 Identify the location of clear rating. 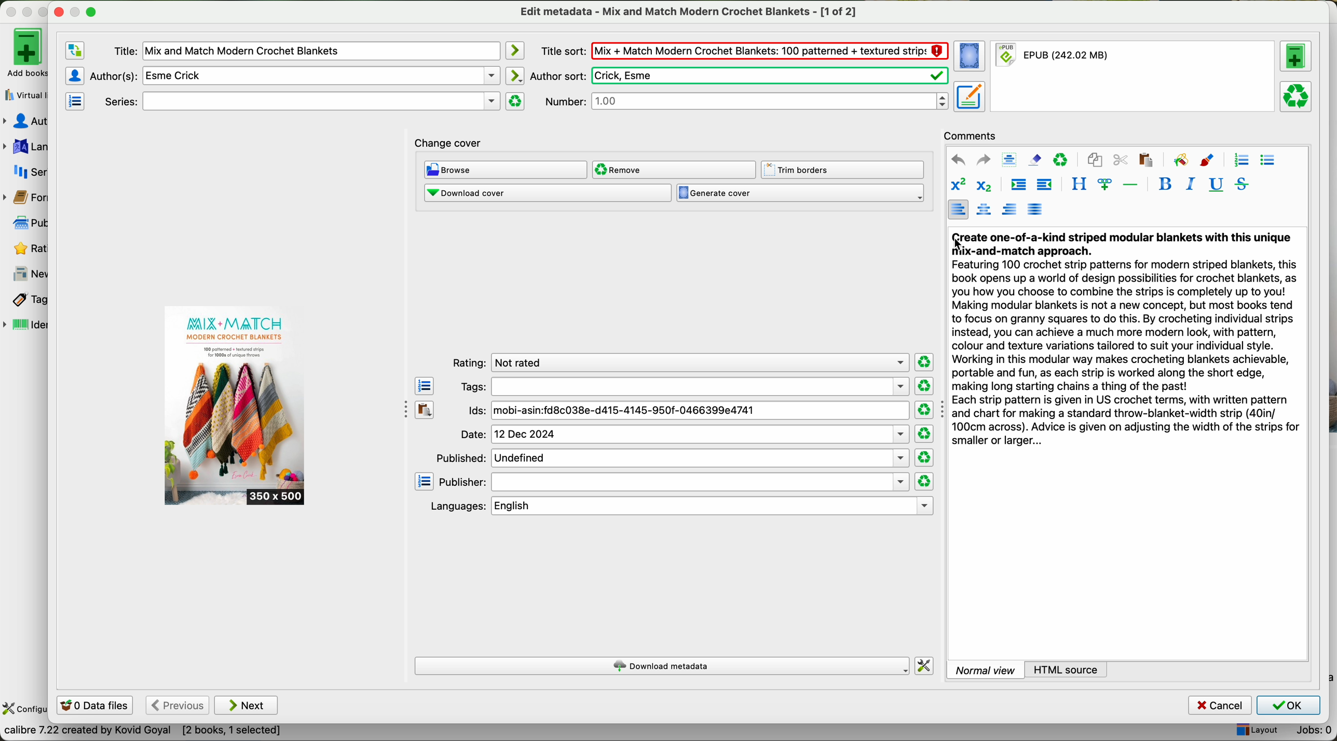
(923, 386).